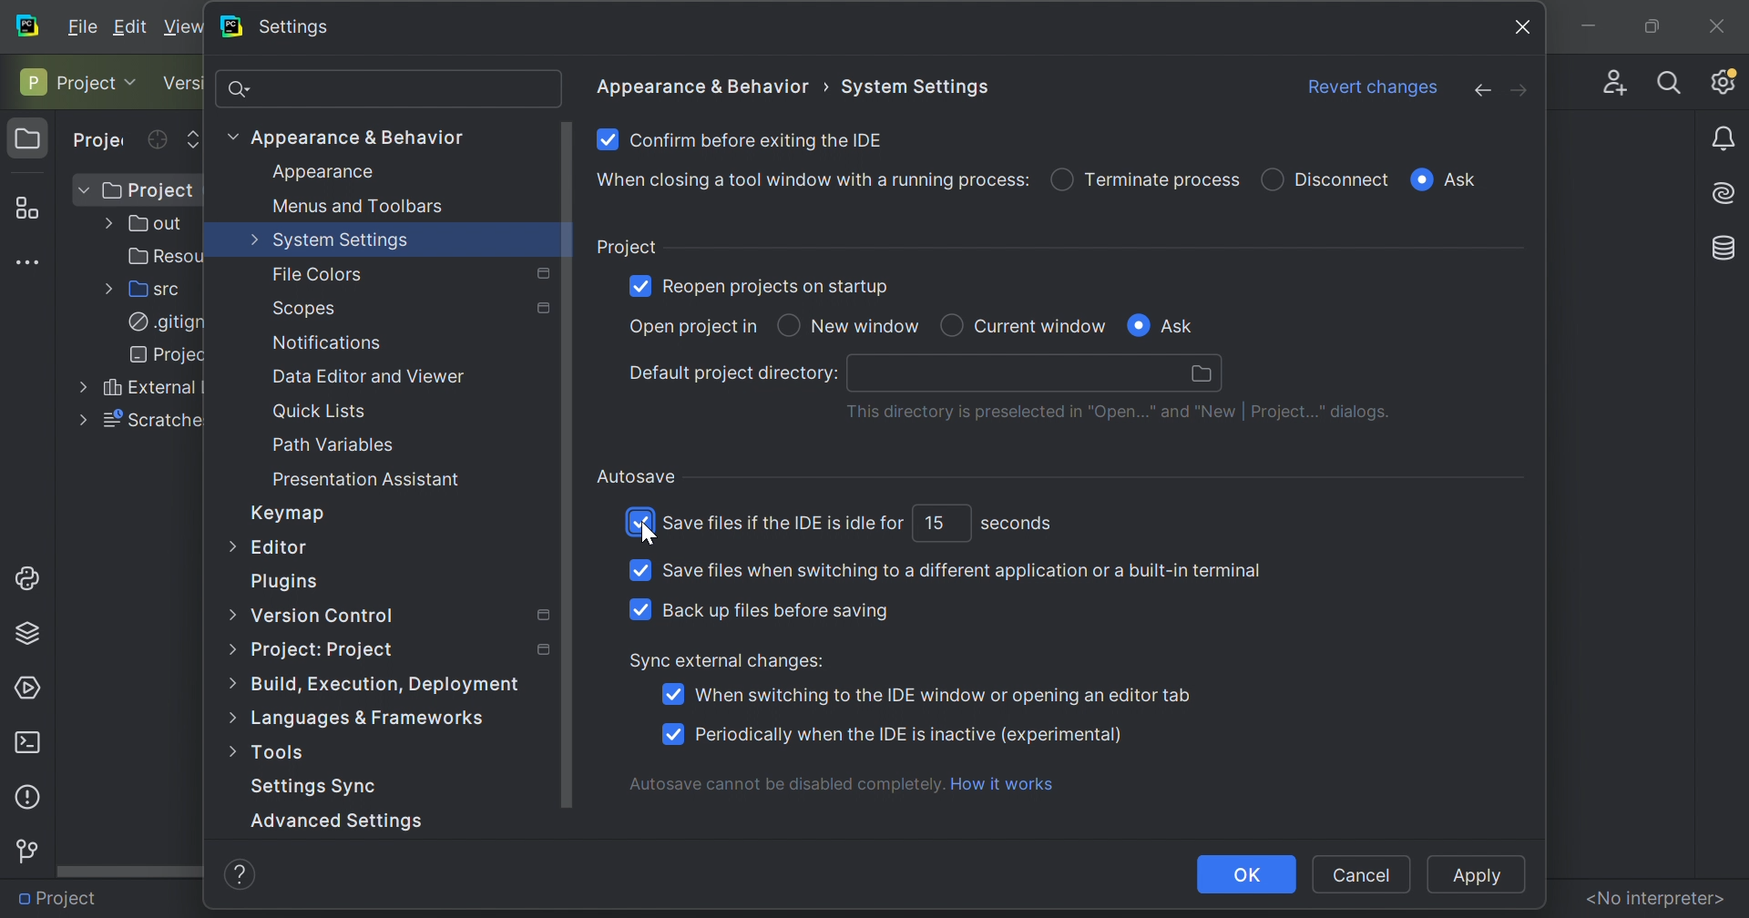 This screenshot has height=918, width=1749. Describe the element at coordinates (950, 324) in the screenshot. I see `Checkbox` at that location.